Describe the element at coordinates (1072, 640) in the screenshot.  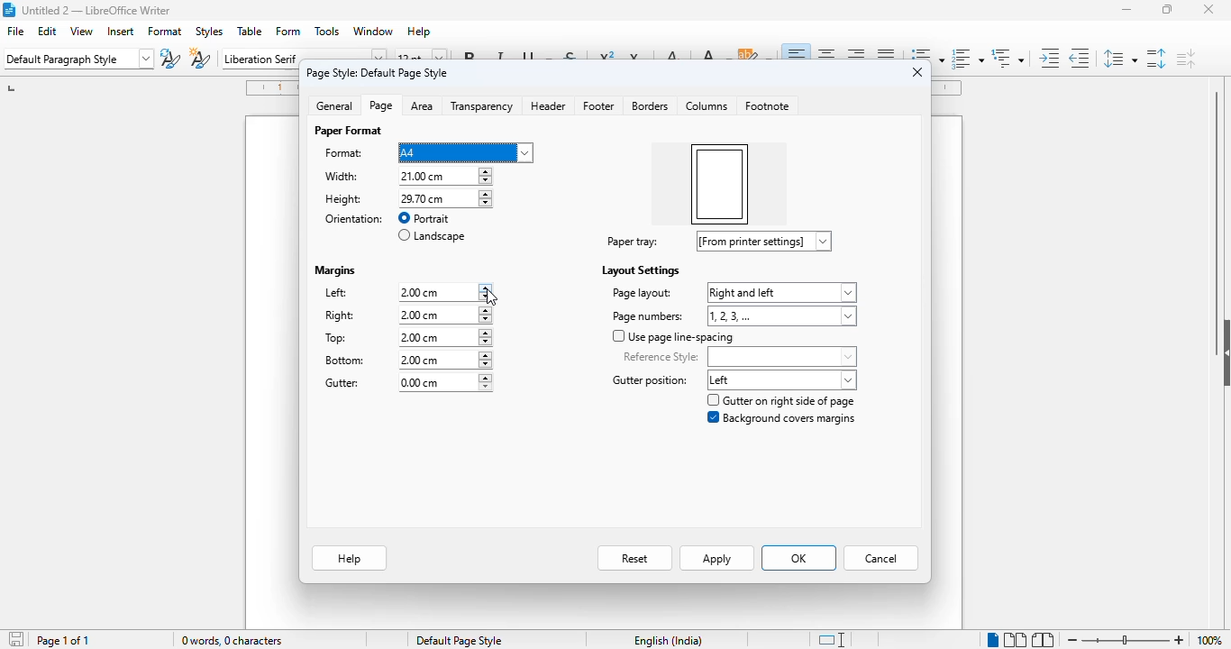
I see `zoom out` at that location.